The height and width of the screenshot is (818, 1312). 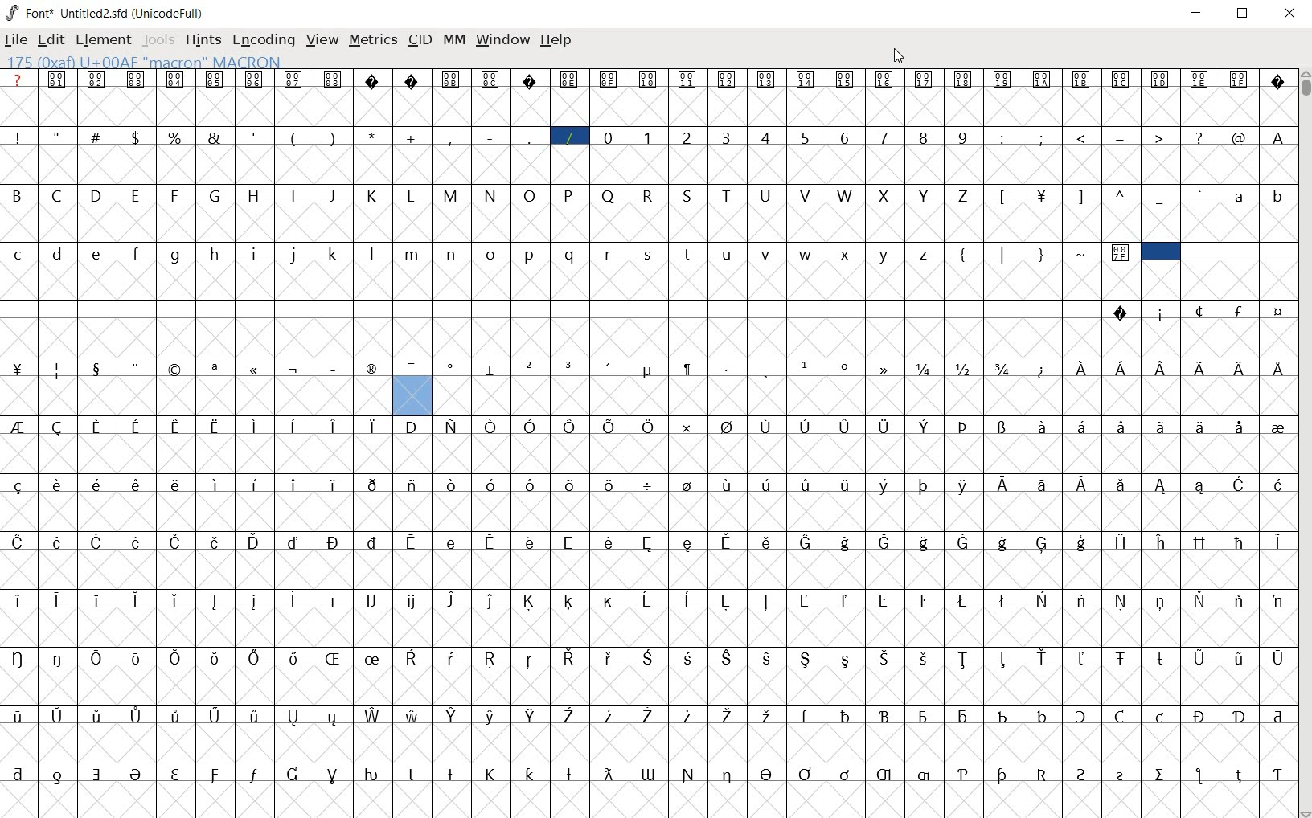 I want to click on Symbol, so click(x=887, y=368).